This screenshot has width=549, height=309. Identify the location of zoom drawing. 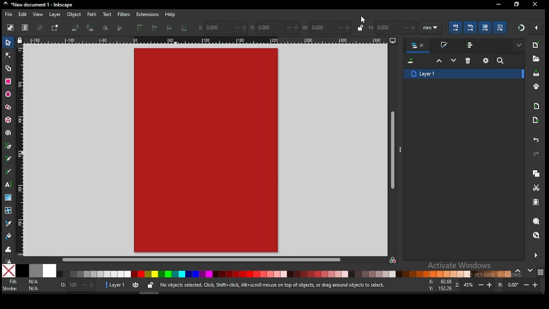
(537, 236).